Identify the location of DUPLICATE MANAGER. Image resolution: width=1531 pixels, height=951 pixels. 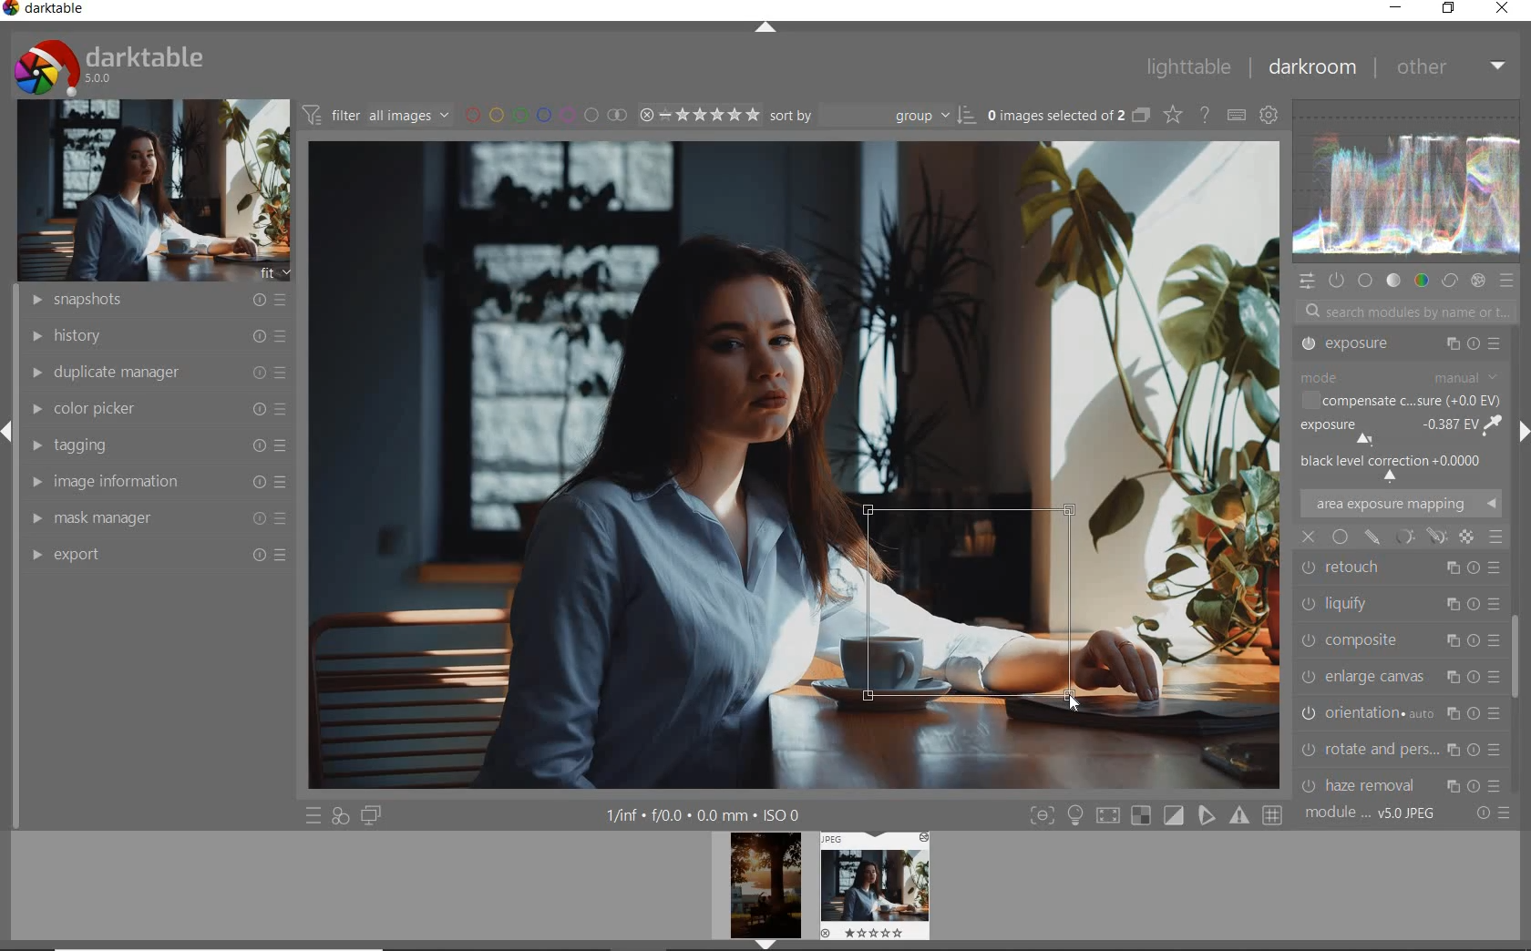
(155, 373).